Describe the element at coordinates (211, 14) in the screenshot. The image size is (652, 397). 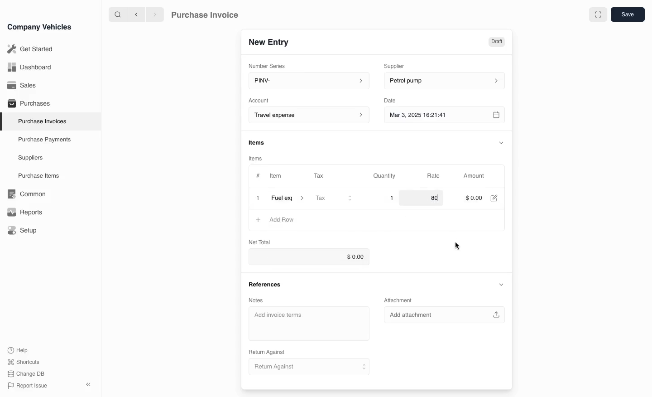
I see `Purchase Invoice` at that location.